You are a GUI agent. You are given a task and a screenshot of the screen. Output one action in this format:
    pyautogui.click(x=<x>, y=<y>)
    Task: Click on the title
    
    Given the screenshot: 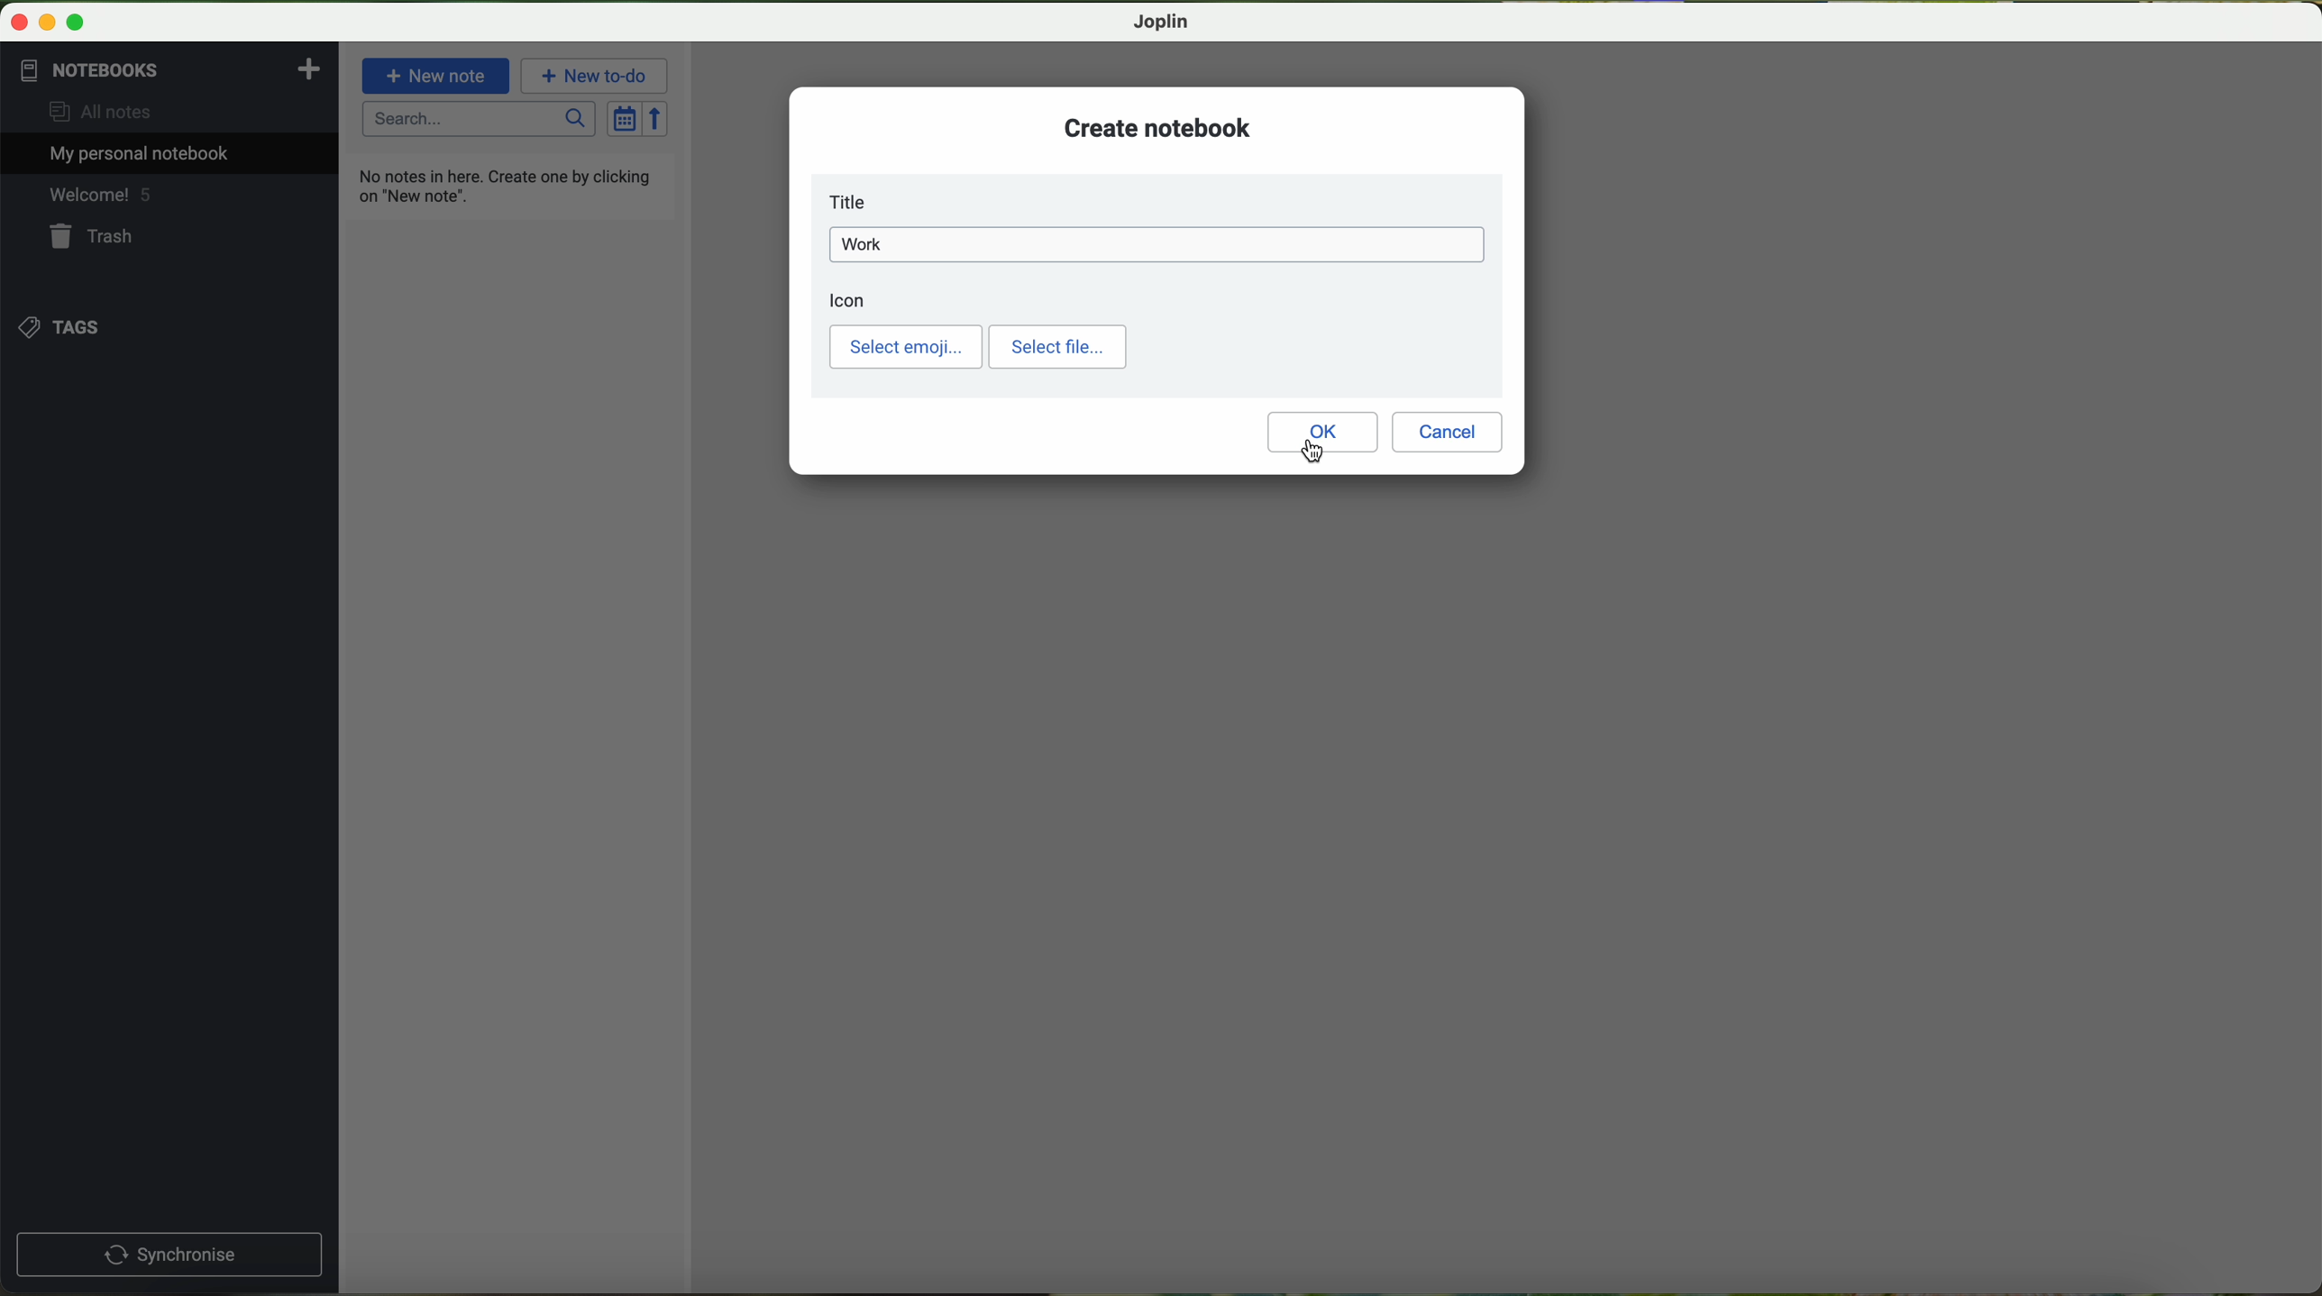 What is the action you would take?
    pyautogui.click(x=853, y=202)
    